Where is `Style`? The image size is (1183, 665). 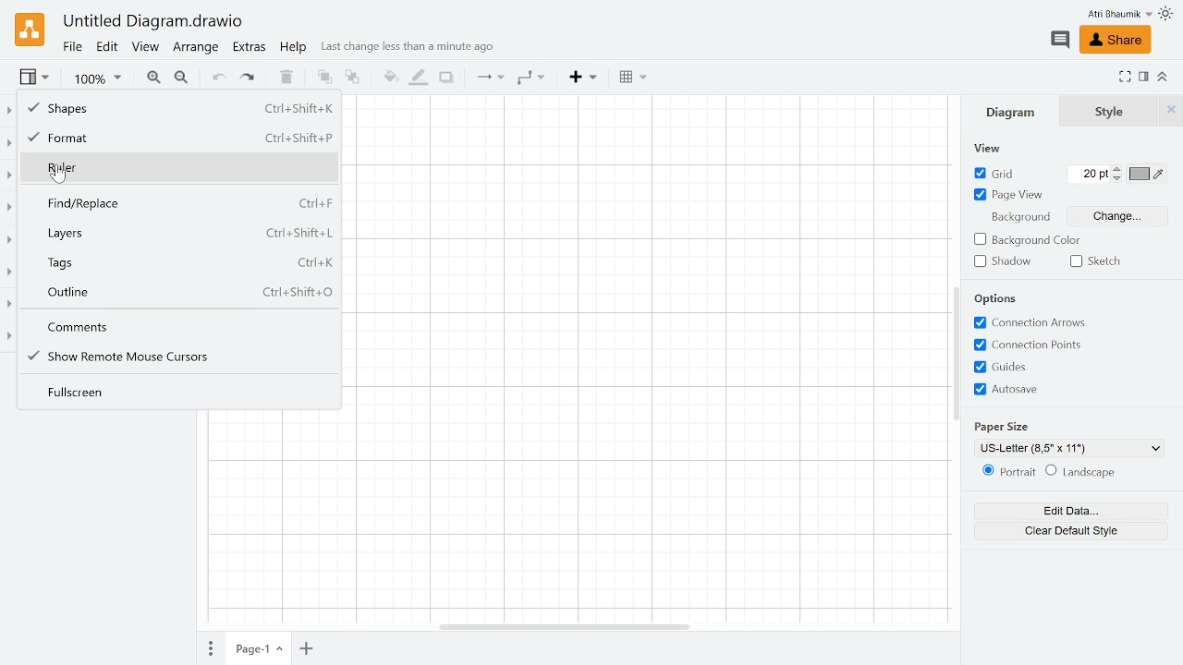
Style is located at coordinates (1111, 112).